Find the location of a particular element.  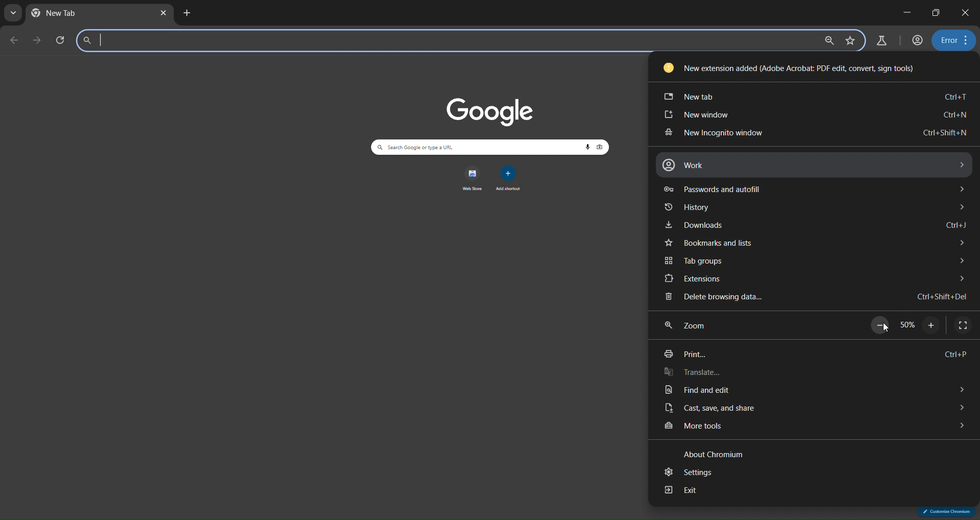

passwords and autofill is located at coordinates (816, 188).